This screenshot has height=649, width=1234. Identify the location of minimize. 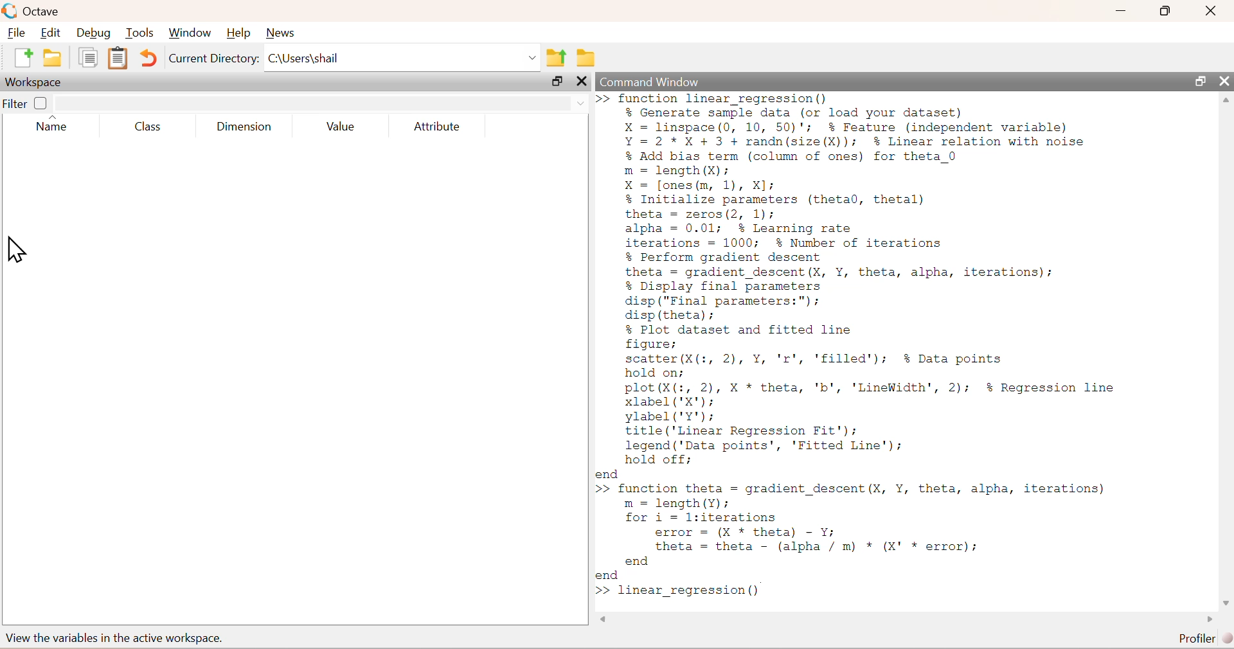
(1120, 12).